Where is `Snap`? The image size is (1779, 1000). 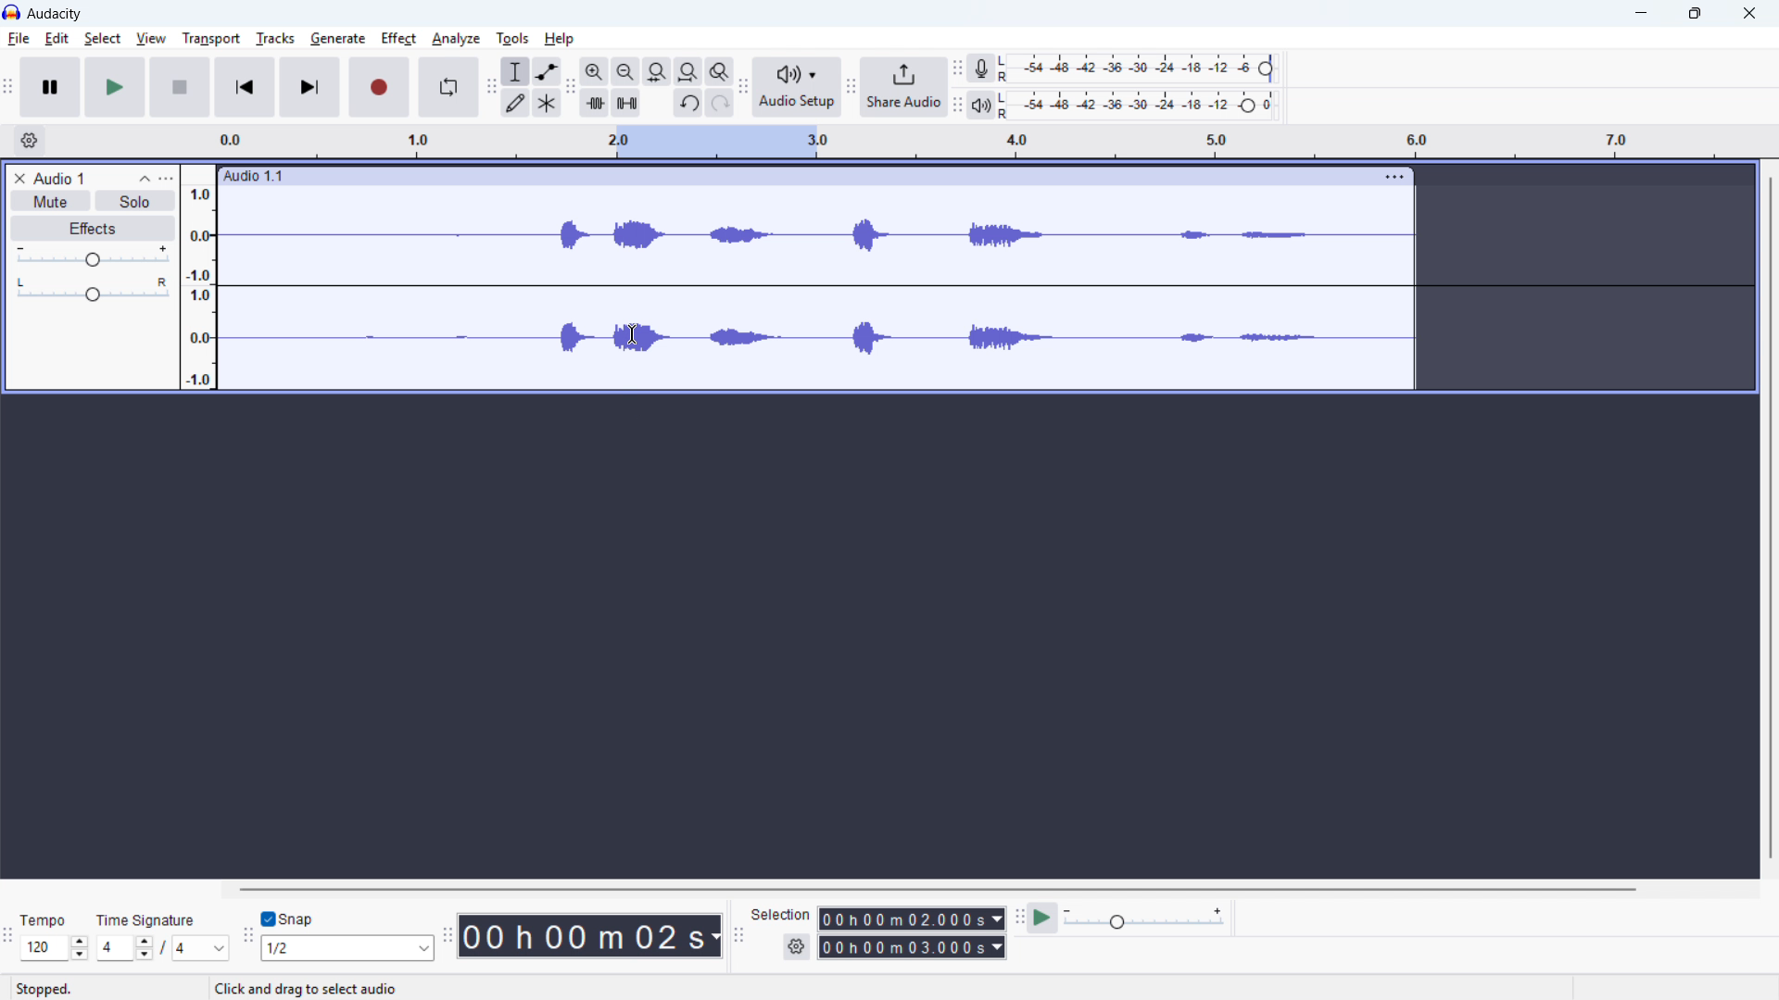 Snap is located at coordinates (291, 919).